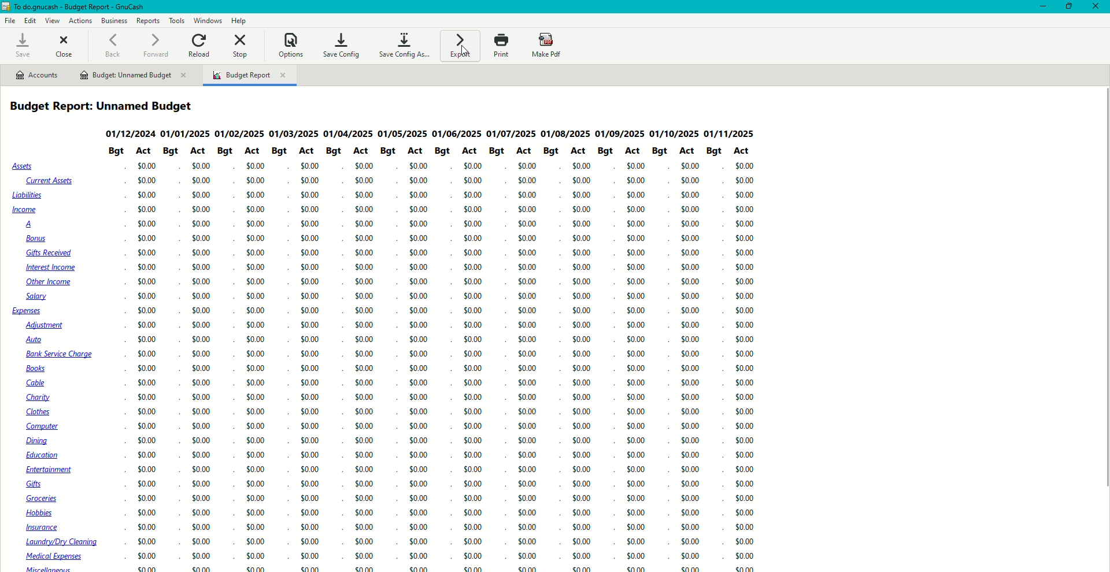 This screenshot has width=1110, height=572. Describe the element at coordinates (129, 135) in the screenshot. I see `01/12/024` at that location.